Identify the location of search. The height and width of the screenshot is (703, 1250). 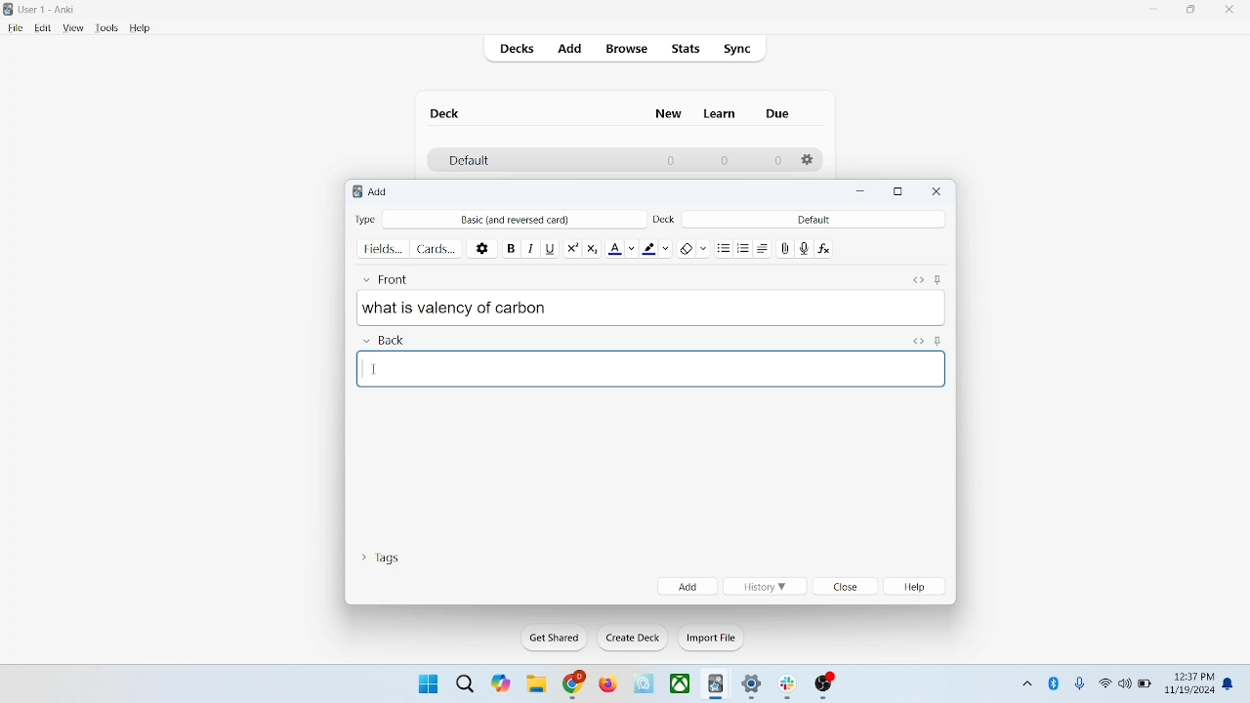
(466, 682).